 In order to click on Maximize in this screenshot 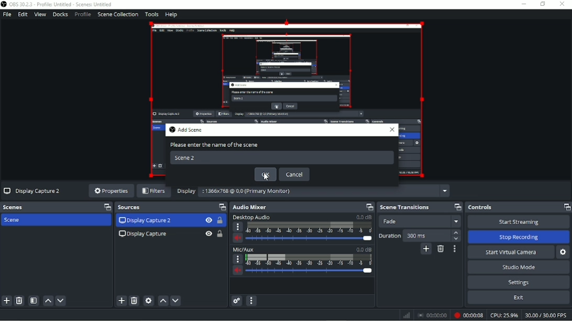, I will do `click(106, 207)`.